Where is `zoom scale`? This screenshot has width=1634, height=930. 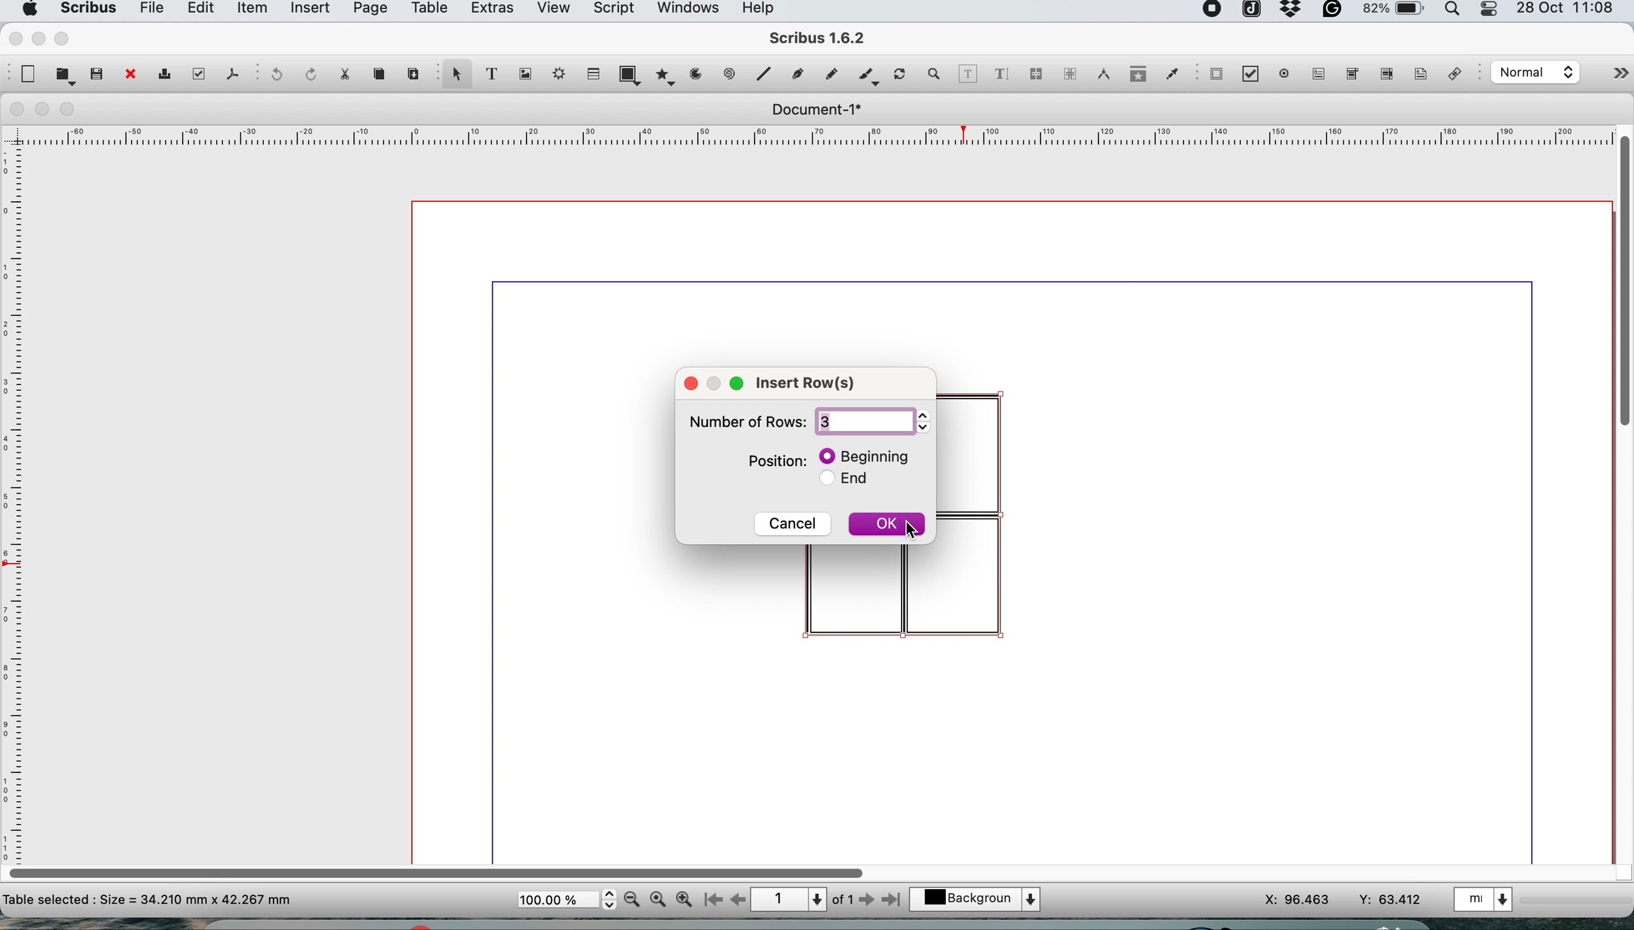
zoom scale is located at coordinates (566, 900).